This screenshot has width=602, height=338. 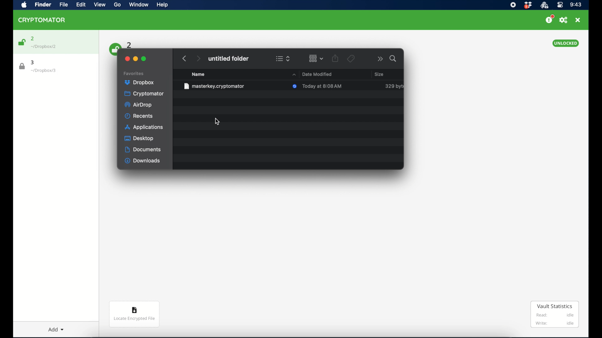 What do you see at coordinates (42, 20) in the screenshot?
I see `cryptomator` at bounding box center [42, 20].